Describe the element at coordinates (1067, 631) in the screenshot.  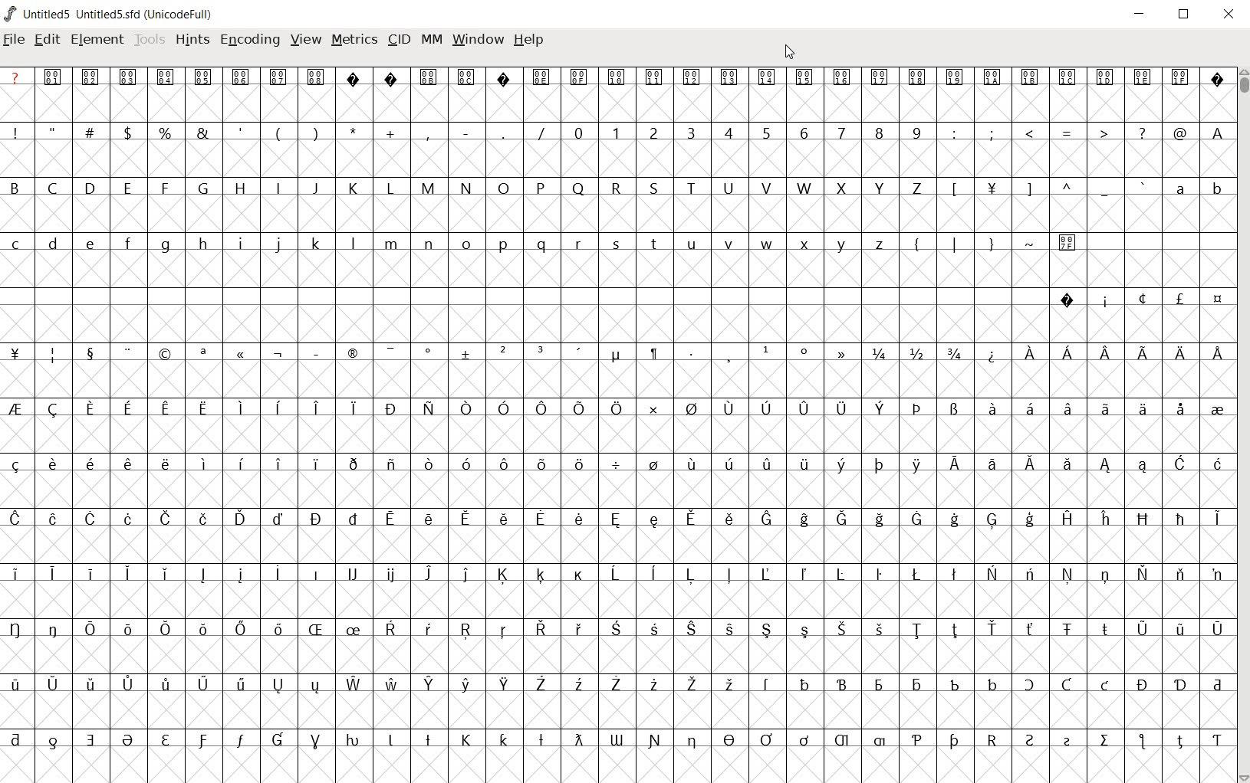
I see `Symbol` at that location.